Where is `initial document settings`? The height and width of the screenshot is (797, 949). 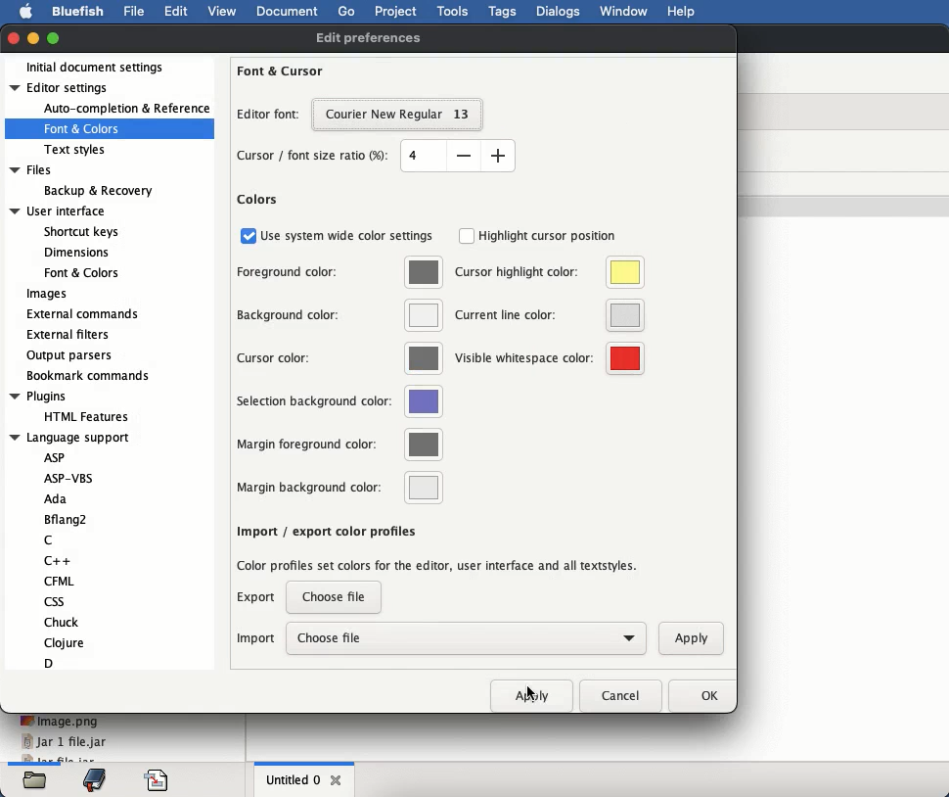
initial document settings is located at coordinates (102, 67).